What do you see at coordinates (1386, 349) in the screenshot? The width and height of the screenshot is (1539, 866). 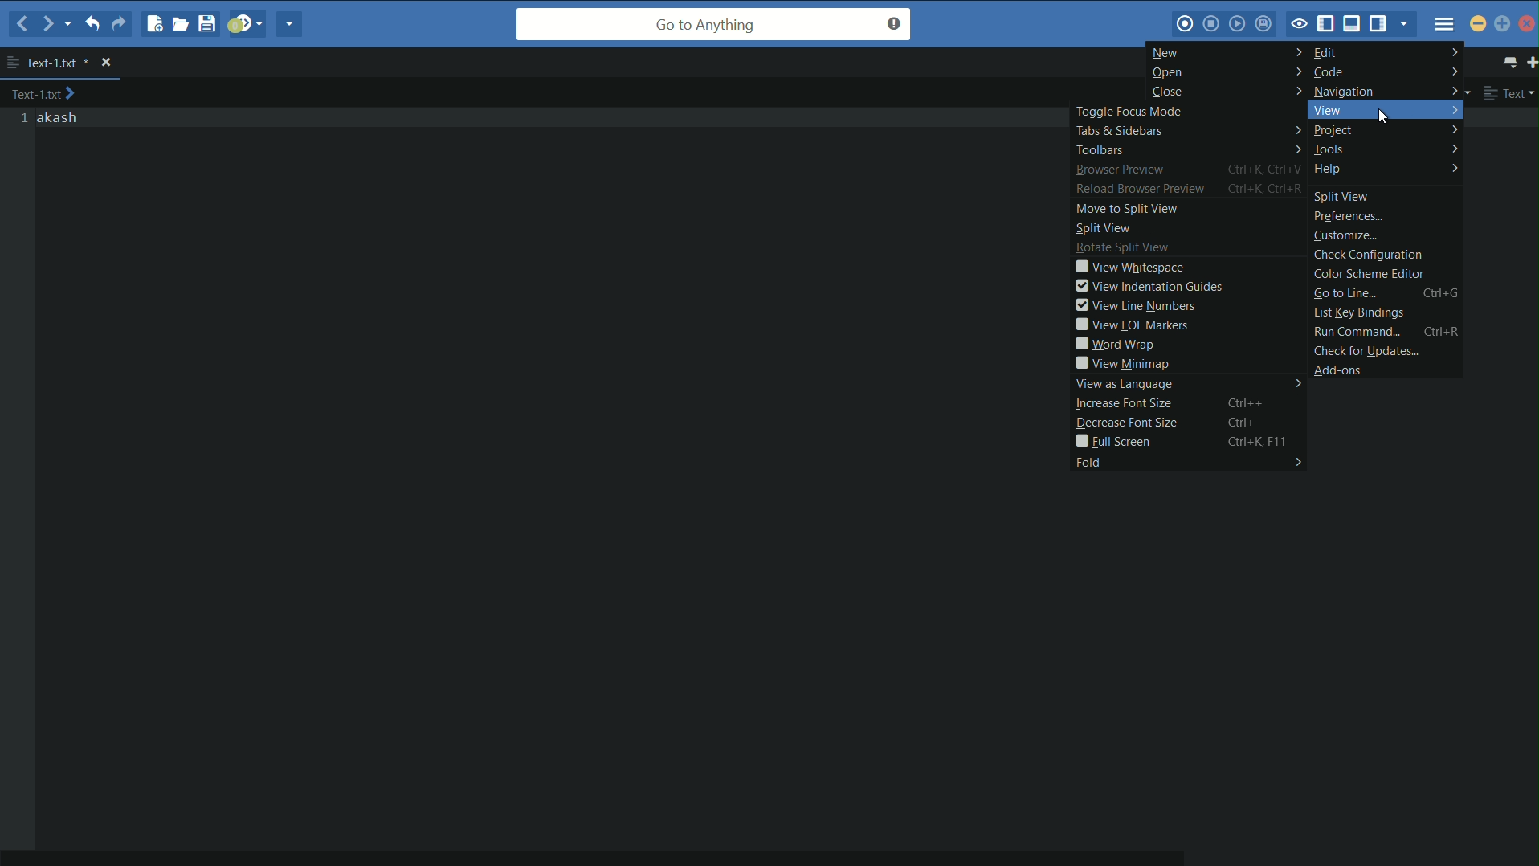 I see `check for updates` at bounding box center [1386, 349].